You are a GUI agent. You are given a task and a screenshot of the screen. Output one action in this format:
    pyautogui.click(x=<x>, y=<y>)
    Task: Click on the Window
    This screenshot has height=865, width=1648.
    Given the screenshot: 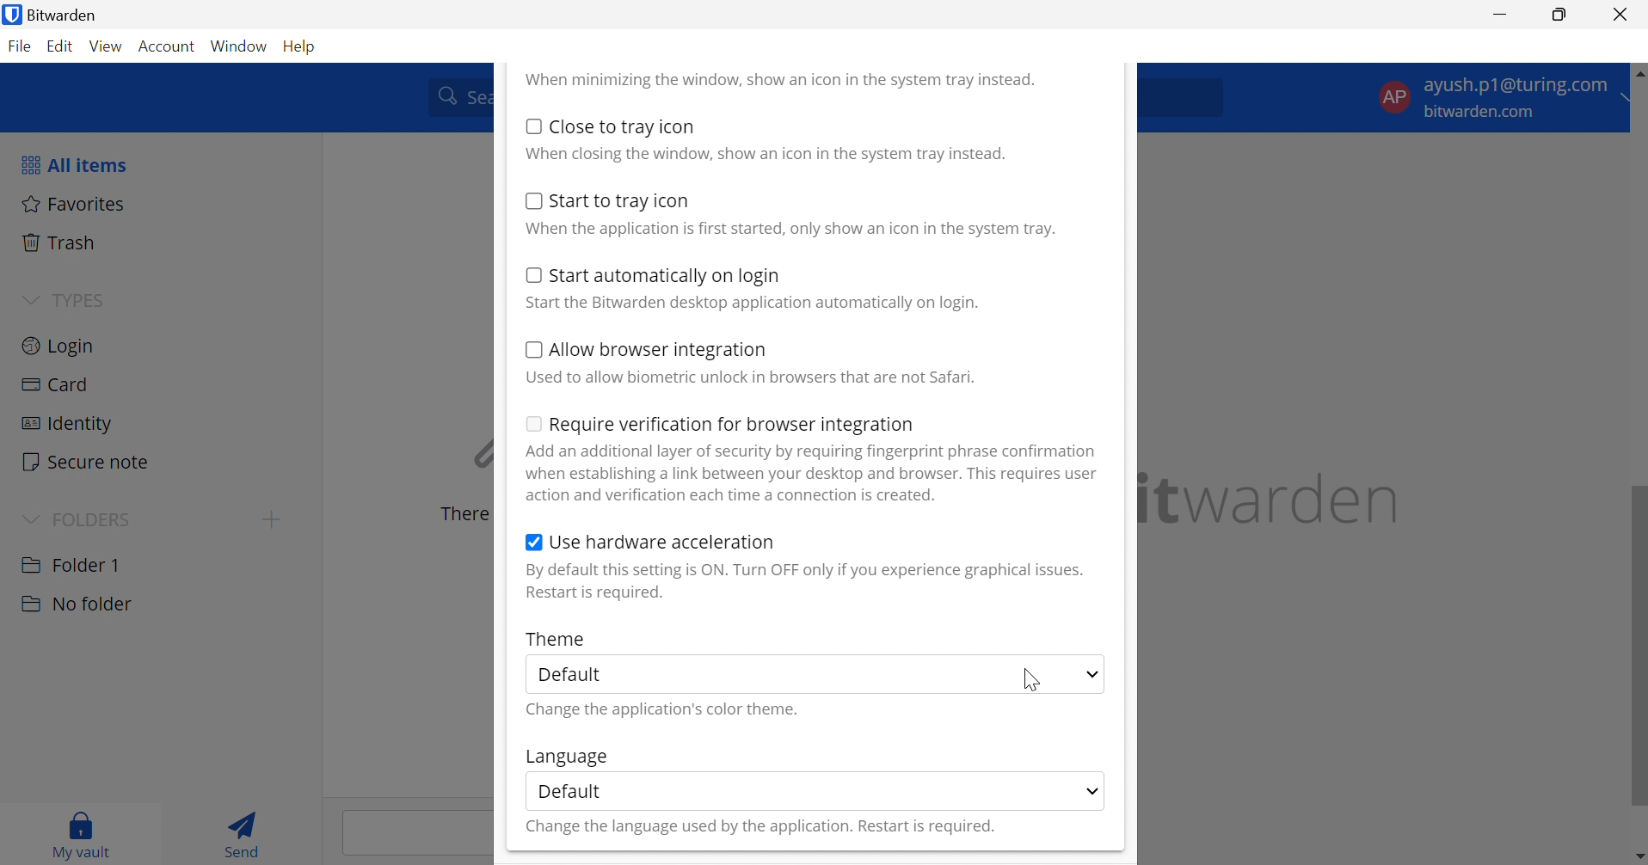 What is the action you would take?
    pyautogui.click(x=241, y=46)
    